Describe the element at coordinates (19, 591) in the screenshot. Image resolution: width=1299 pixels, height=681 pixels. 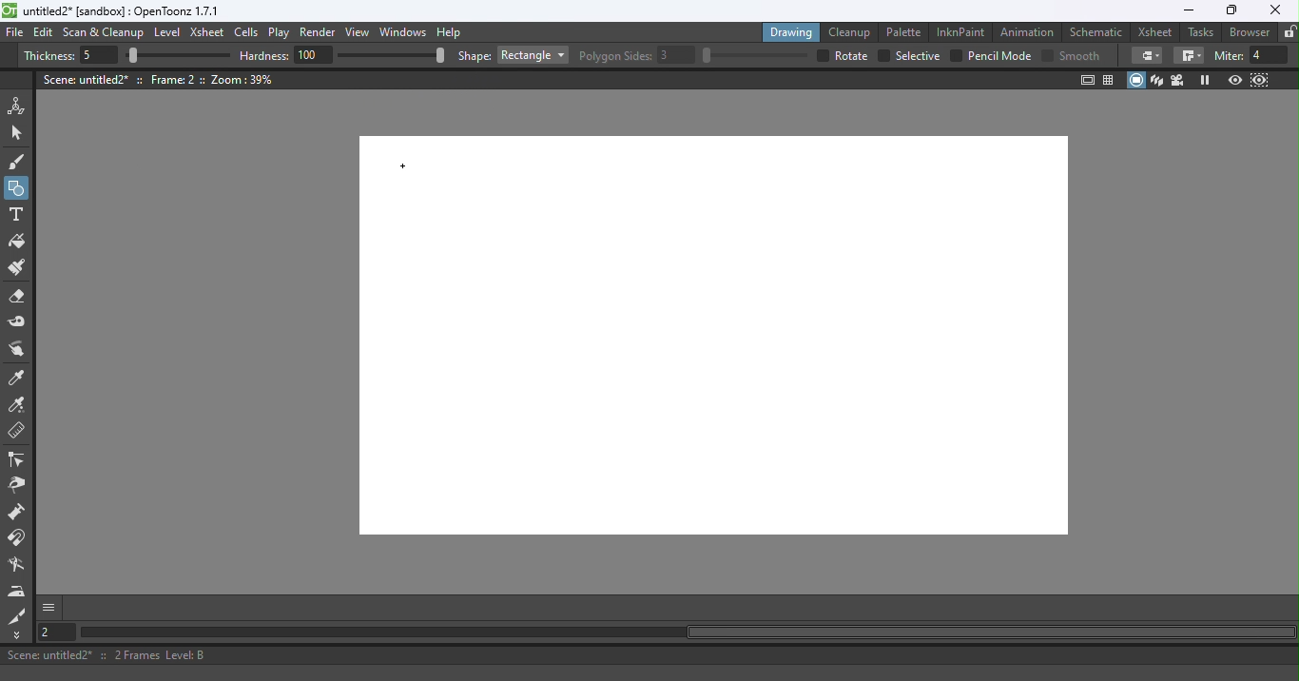
I see `Iron tool` at that location.